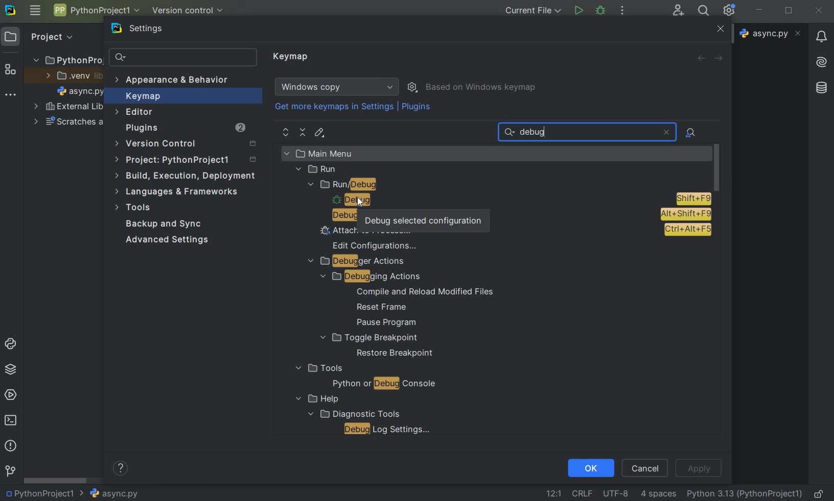 The height and width of the screenshot is (501, 834). What do you see at coordinates (601, 10) in the screenshot?
I see `debug` at bounding box center [601, 10].